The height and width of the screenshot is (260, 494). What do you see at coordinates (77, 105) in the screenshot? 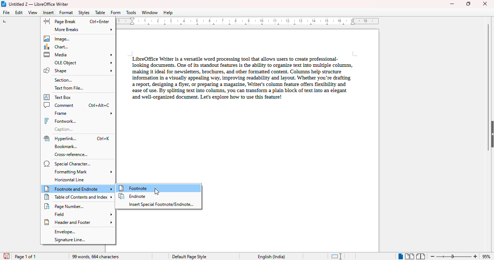
I see `comment` at bounding box center [77, 105].